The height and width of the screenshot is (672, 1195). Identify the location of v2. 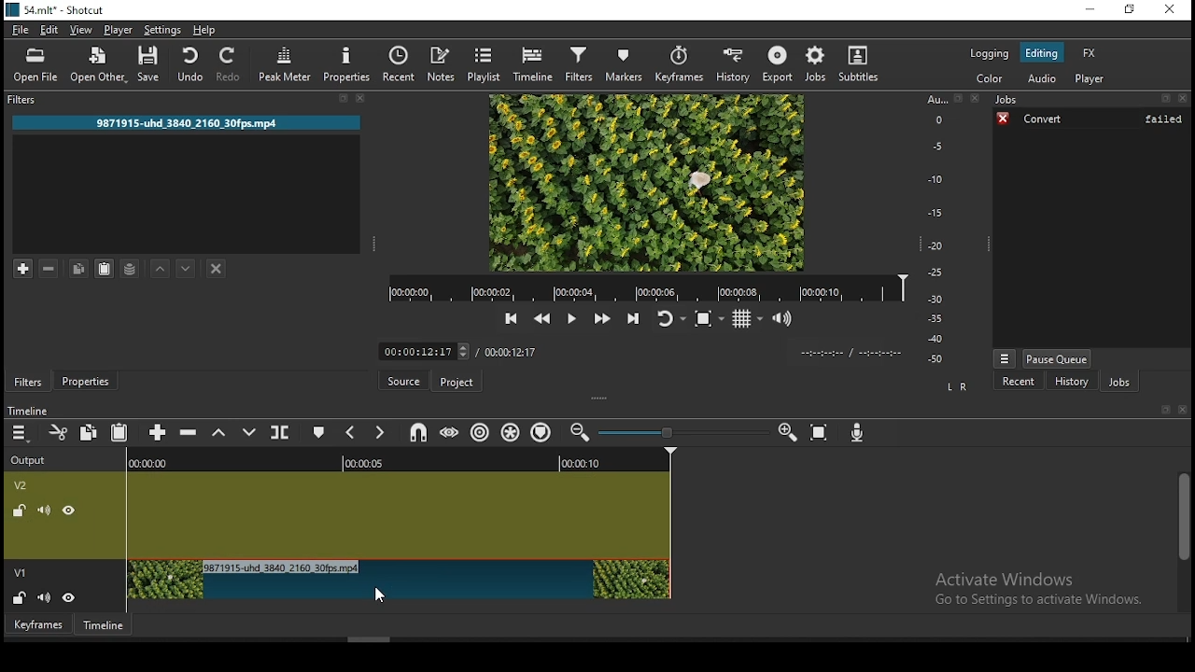
(24, 487).